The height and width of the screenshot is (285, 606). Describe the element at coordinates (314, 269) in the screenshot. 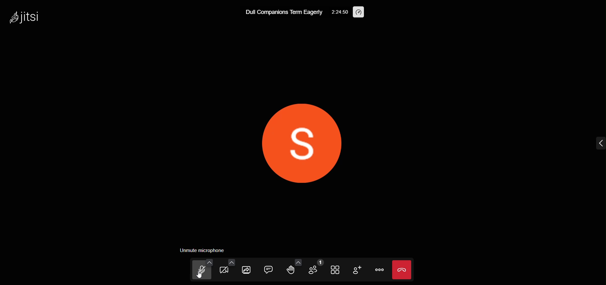

I see `participants` at that location.